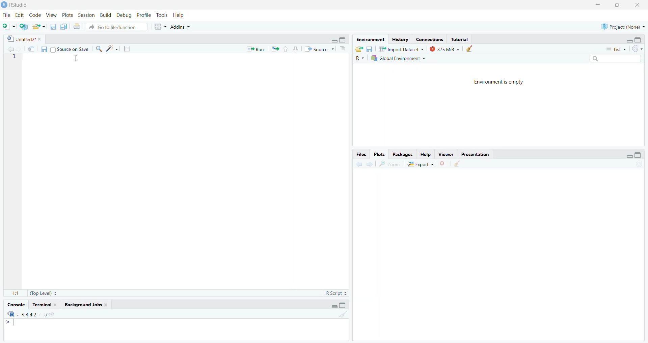 The image size is (648, 343). Describe the element at coordinates (360, 154) in the screenshot. I see `Files` at that location.